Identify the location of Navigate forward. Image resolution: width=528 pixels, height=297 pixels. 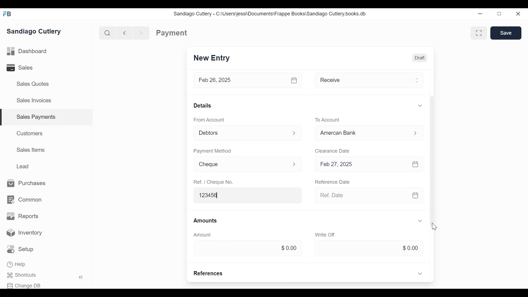
(141, 32).